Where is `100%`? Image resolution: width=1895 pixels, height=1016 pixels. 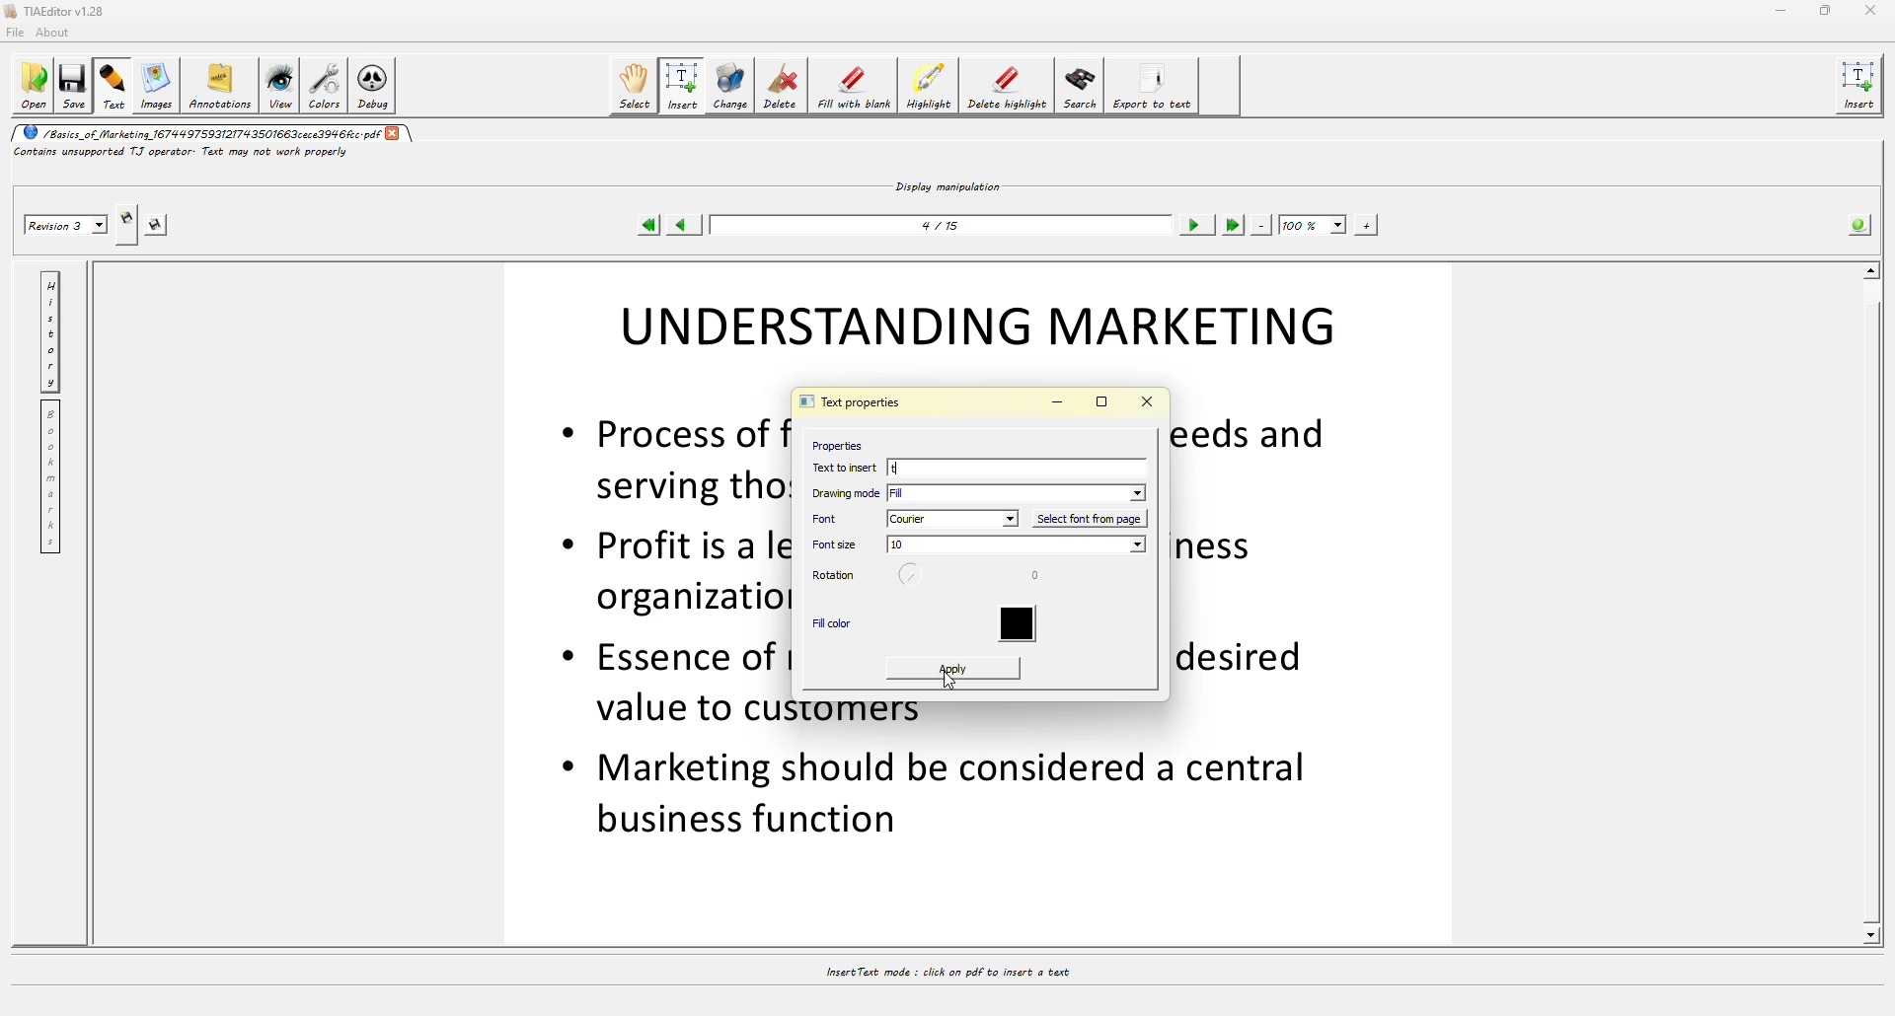
100% is located at coordinates (1313, 224).